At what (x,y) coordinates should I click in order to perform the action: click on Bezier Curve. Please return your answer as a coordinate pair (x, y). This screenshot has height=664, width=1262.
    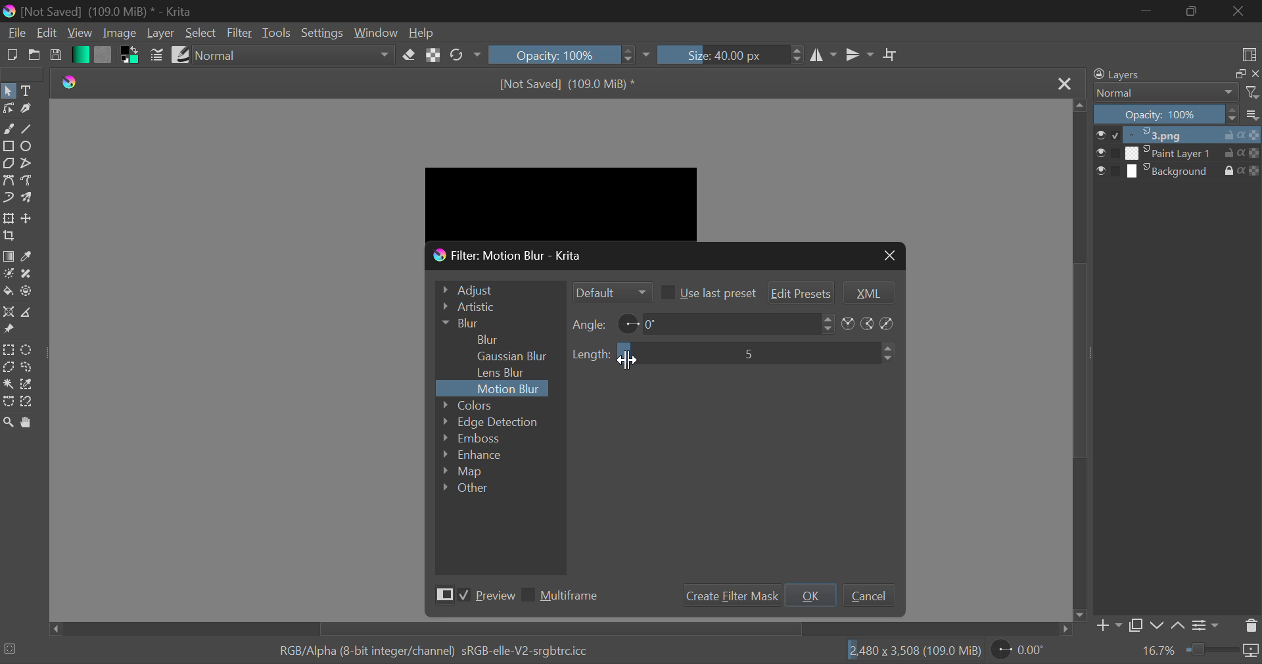
    Looking at the image, I should click on (8, 179).